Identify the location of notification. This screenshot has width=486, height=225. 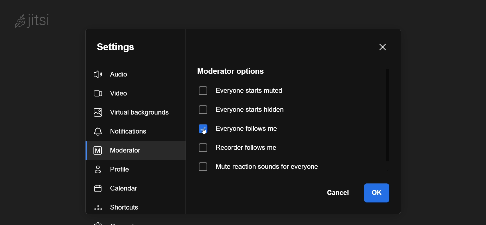
(121, 132).